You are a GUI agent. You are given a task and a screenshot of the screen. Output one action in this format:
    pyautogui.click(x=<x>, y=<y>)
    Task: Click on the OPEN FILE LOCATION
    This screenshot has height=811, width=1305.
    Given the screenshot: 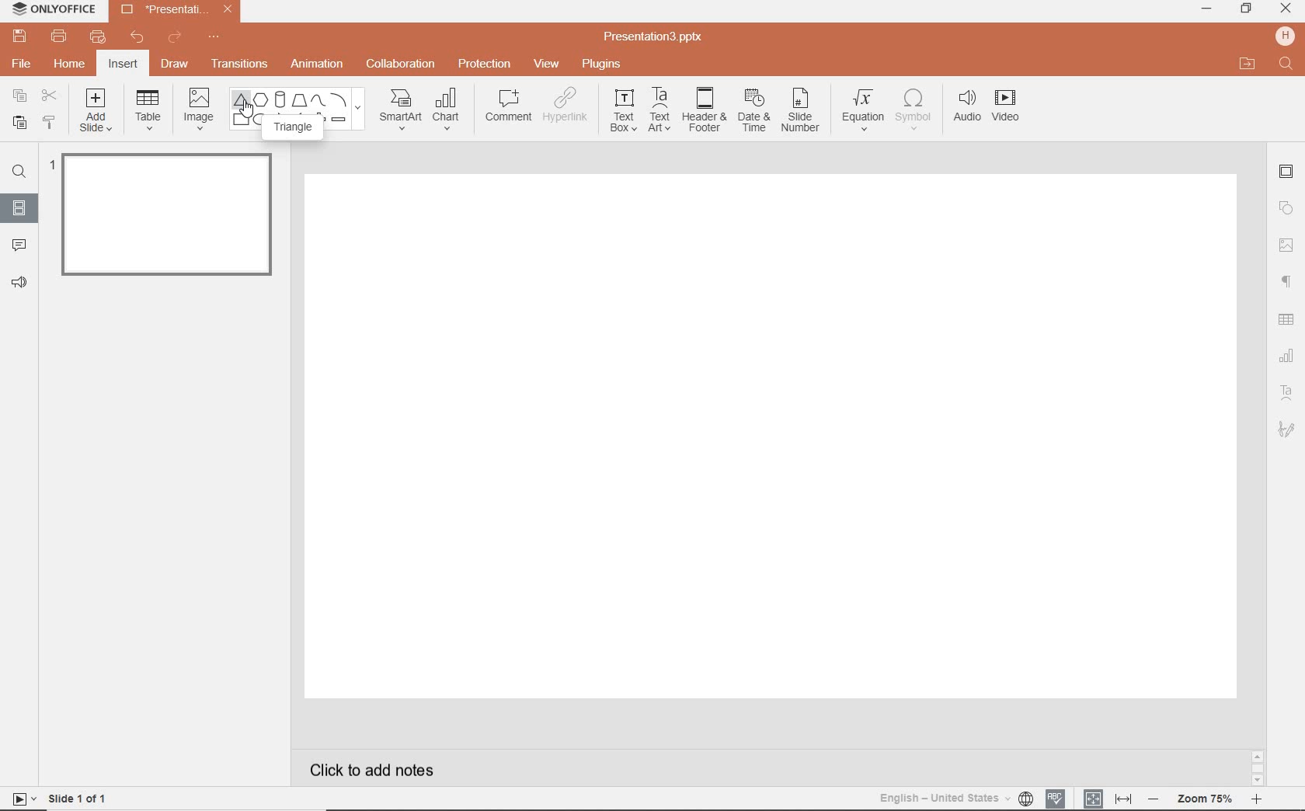 What is the action you would take?
    pyautogui.click(x=1248, y=64)
    